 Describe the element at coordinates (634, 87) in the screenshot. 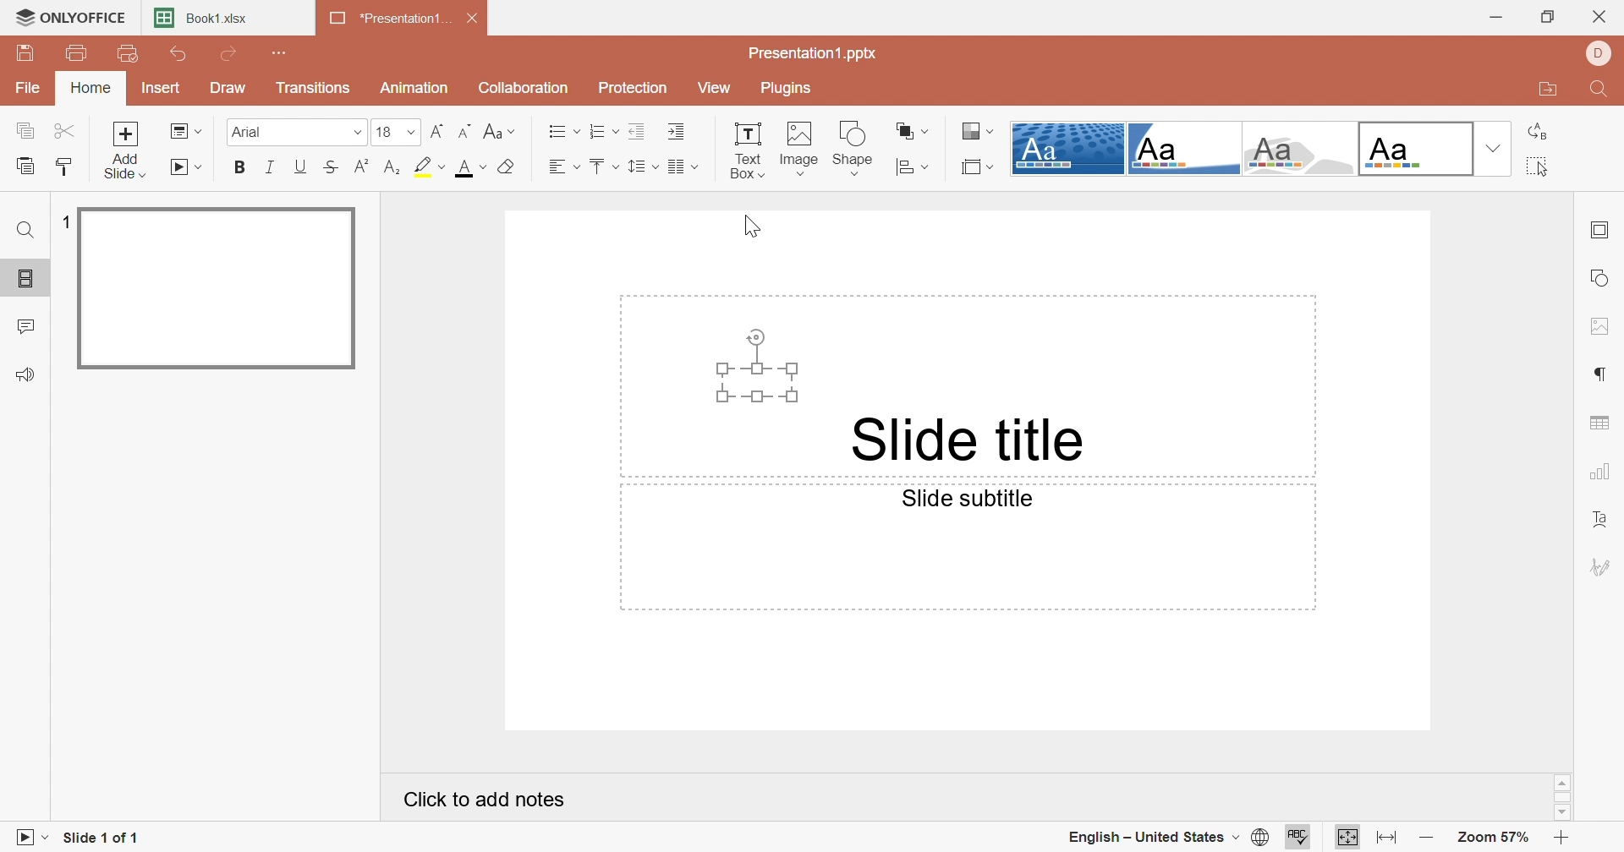

I see `Protection` at that location.